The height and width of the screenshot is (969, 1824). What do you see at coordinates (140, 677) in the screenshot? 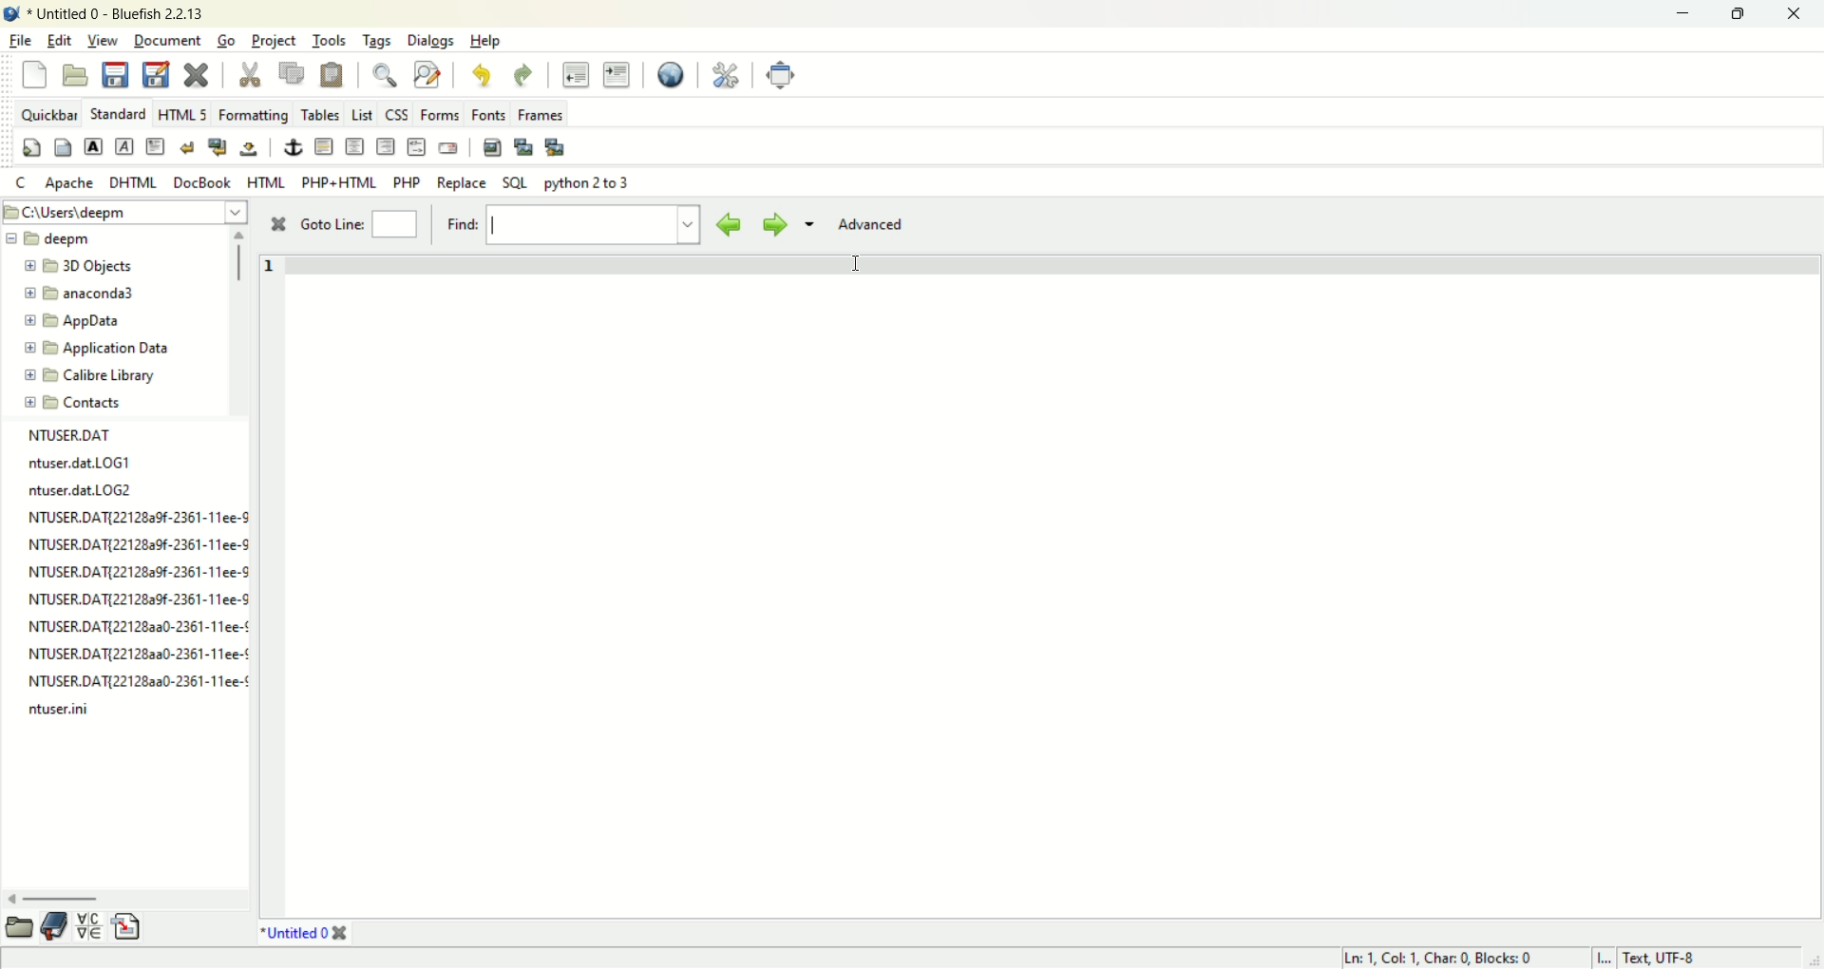
I see `NTUSER.DAT{22128aa0-2361-11ee-¢` at bounding box center [140, 677].